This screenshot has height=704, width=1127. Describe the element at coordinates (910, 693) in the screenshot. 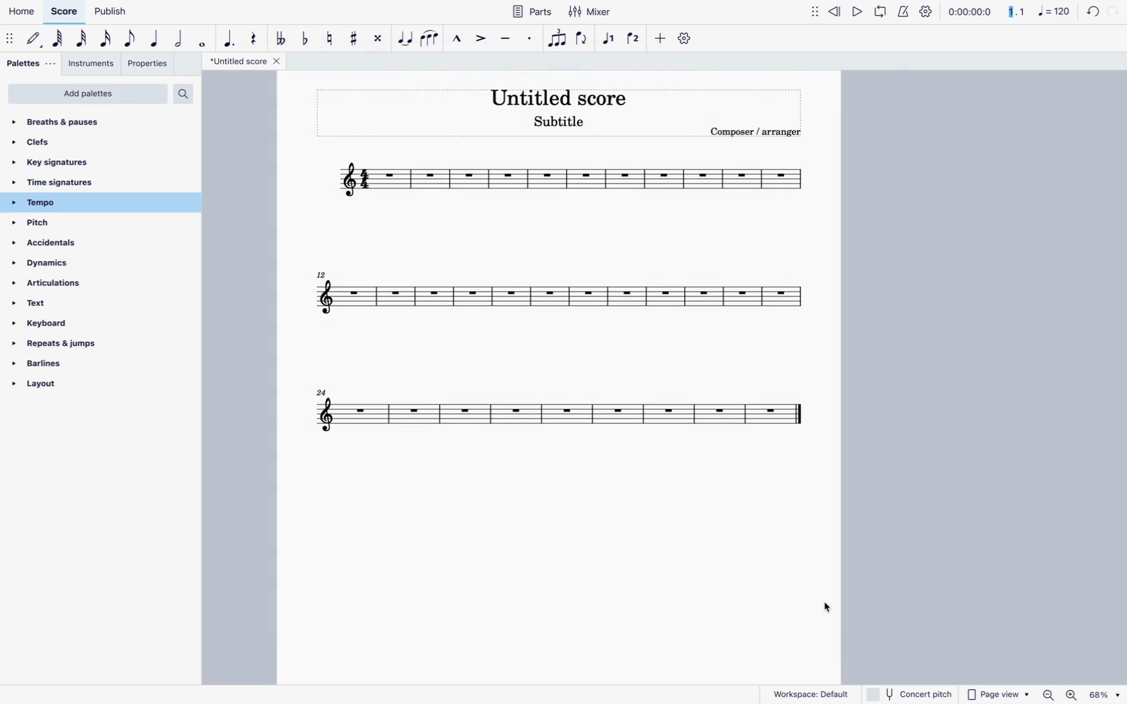

I see `concert pitch` at that location.